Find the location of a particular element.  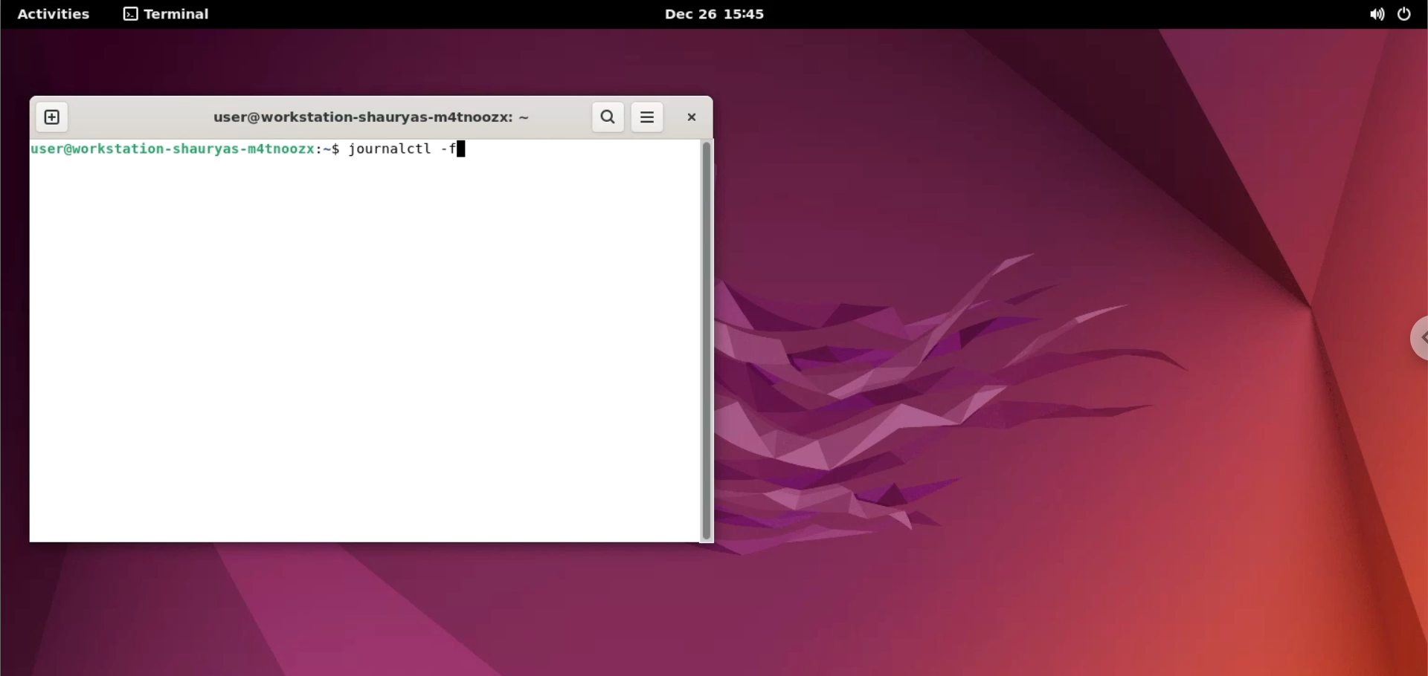

terminal is located at coordinates (168, 16).